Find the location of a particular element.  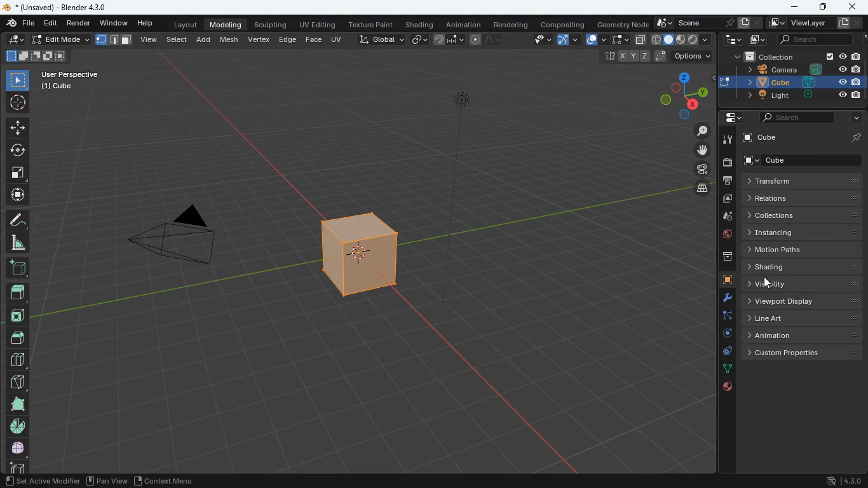

window is located at coordinates (112, 24).